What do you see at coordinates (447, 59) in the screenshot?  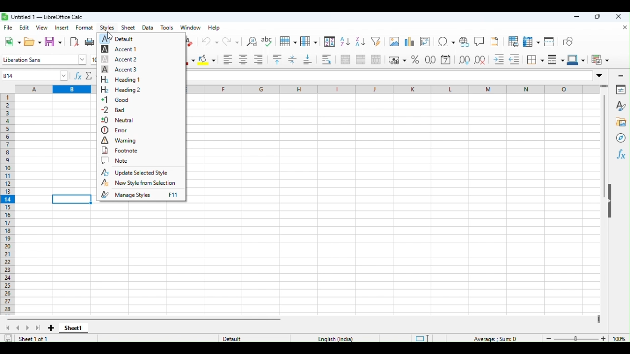 I see `Format as date` at bounding box center [447, 59].